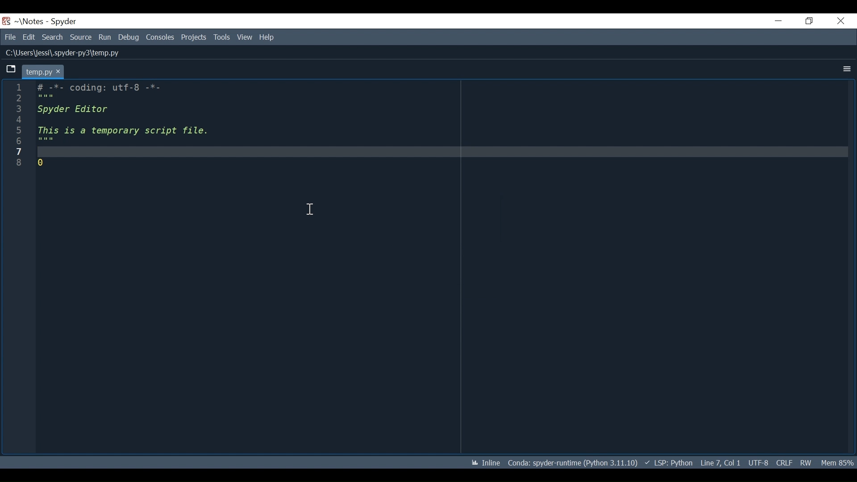  What do you see at coordinates (53, 37) in the screenshot?
I see `Search` at bounding box center [53, 37].